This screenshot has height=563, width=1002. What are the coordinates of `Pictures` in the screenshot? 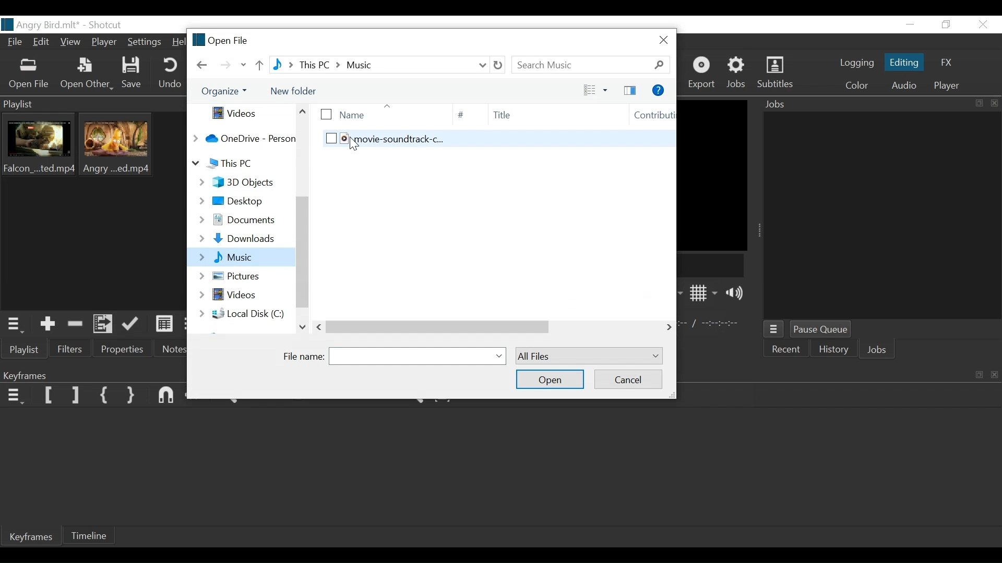 It's located at (241, 275).